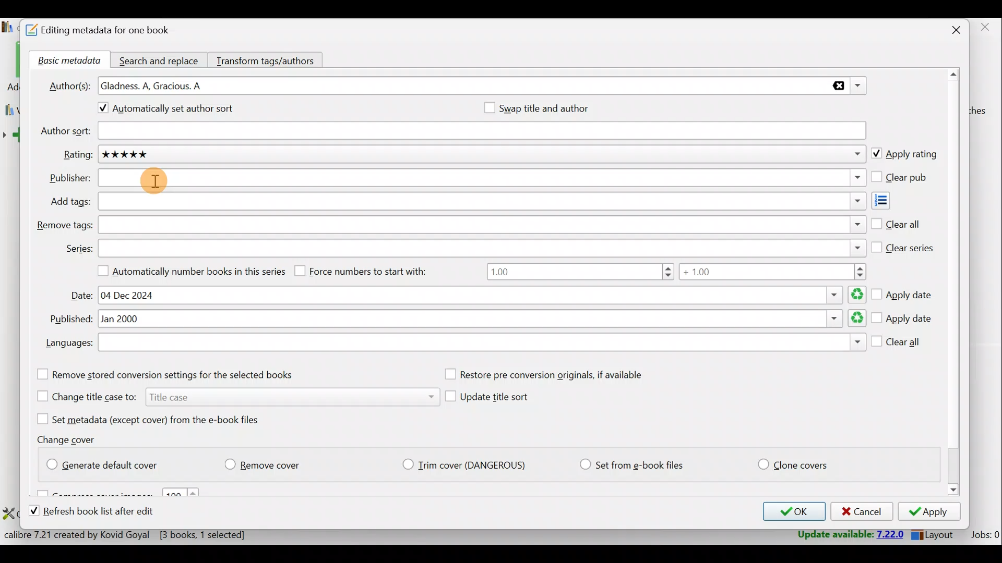 The height and width of the screenshot is (563, 1002). I want to click on Change title case to, so click(233, 396).